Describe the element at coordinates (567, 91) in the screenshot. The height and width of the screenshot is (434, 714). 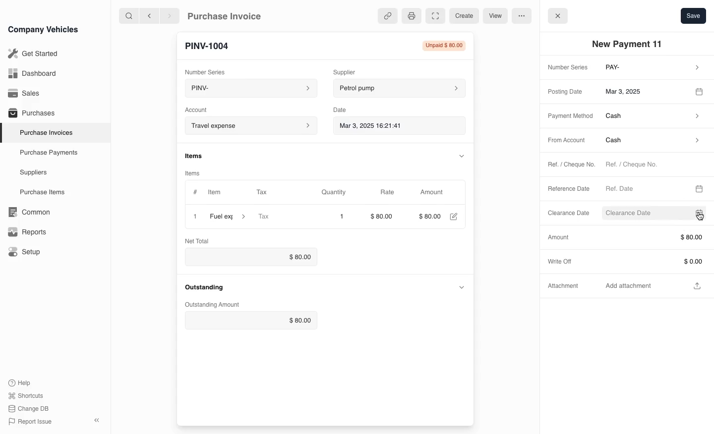
I see `Posting Date` at that location.